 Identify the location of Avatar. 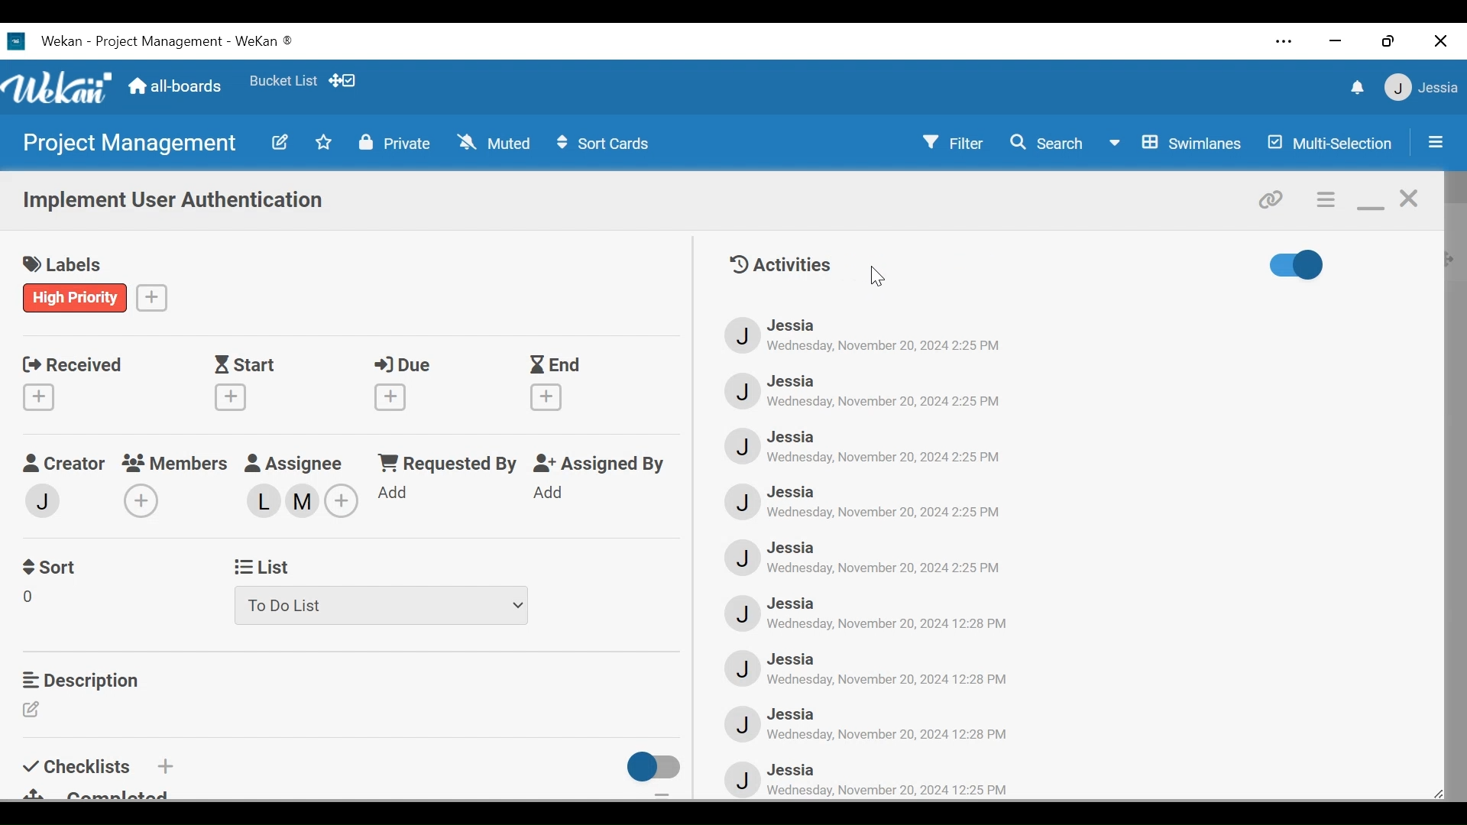
(740, 556).